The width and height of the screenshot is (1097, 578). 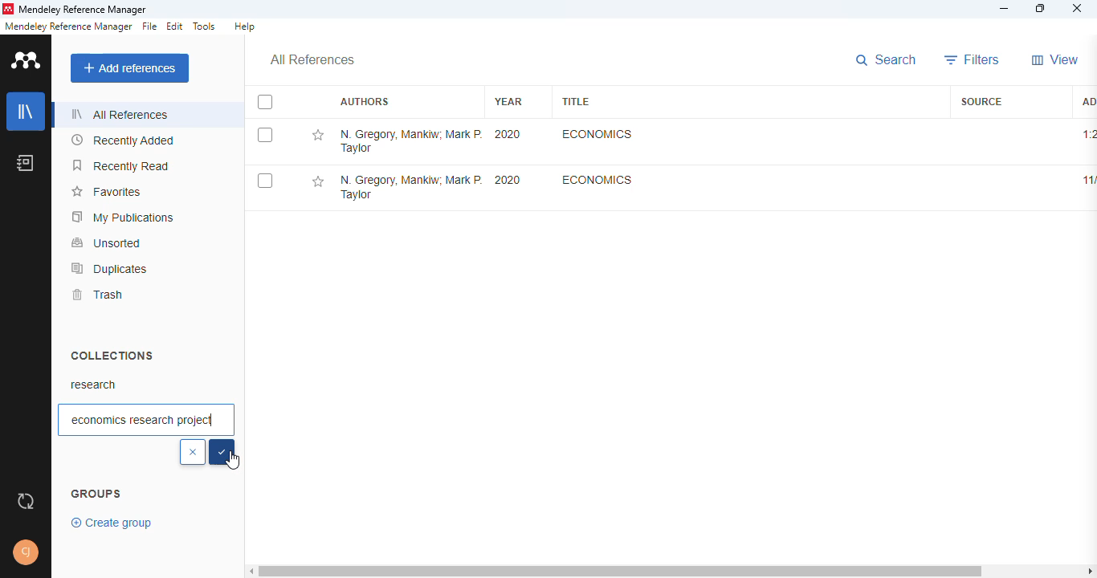 What do you see at coordinates (508, 180) in the screenshot?
I see `2020` at bounding box center [508, 180].